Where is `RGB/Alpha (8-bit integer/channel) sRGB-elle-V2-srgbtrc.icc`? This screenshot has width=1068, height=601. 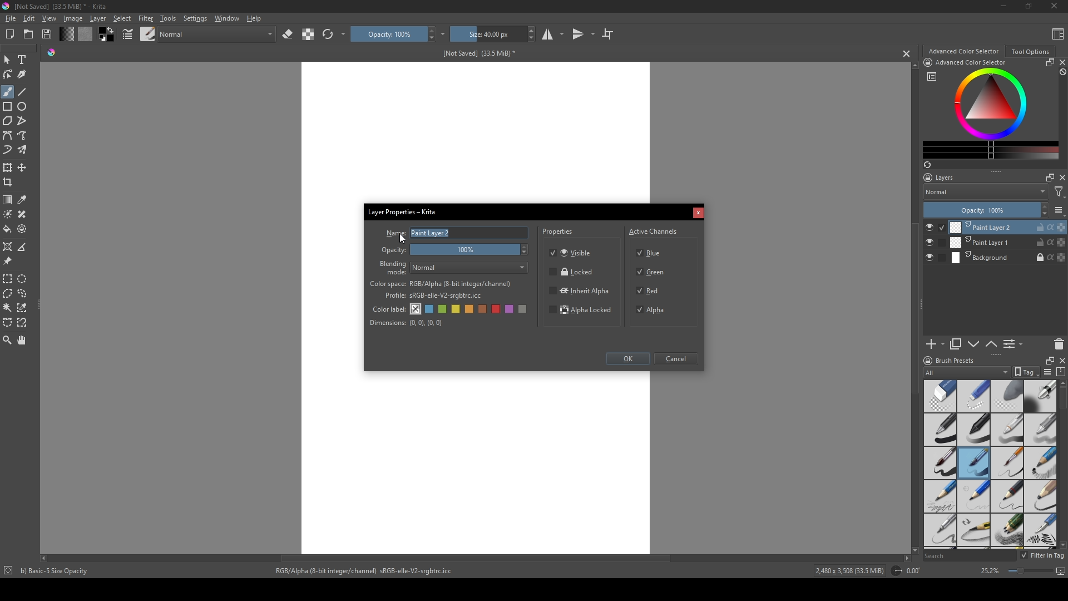 RGB/Alpha (8-bit integer/channel) sRGB-elle-V2-srgbtrc.icc is located at coordinates (369, 571).